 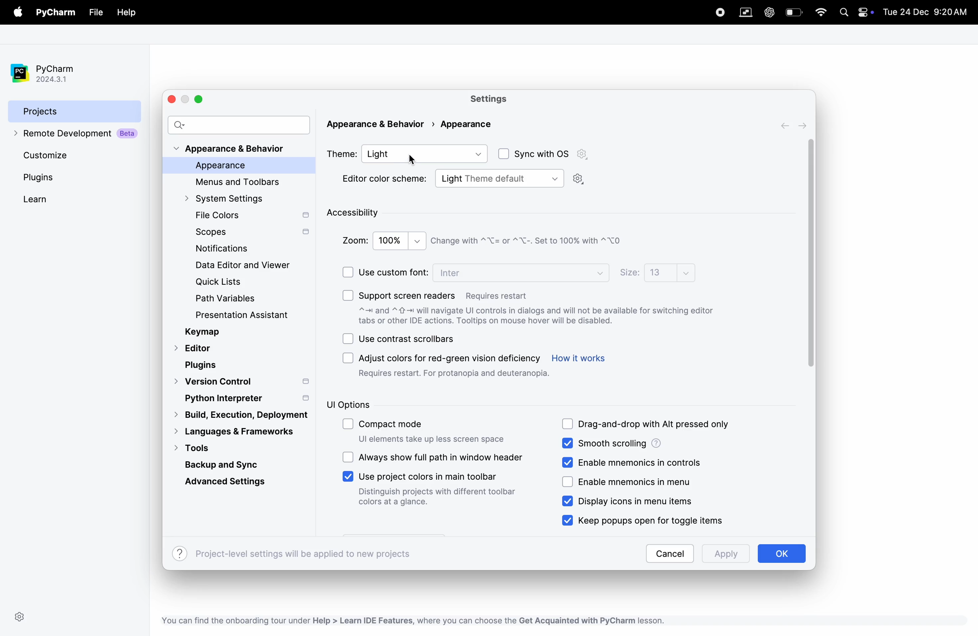 I want to click on settings, so click(x=20, y=617).